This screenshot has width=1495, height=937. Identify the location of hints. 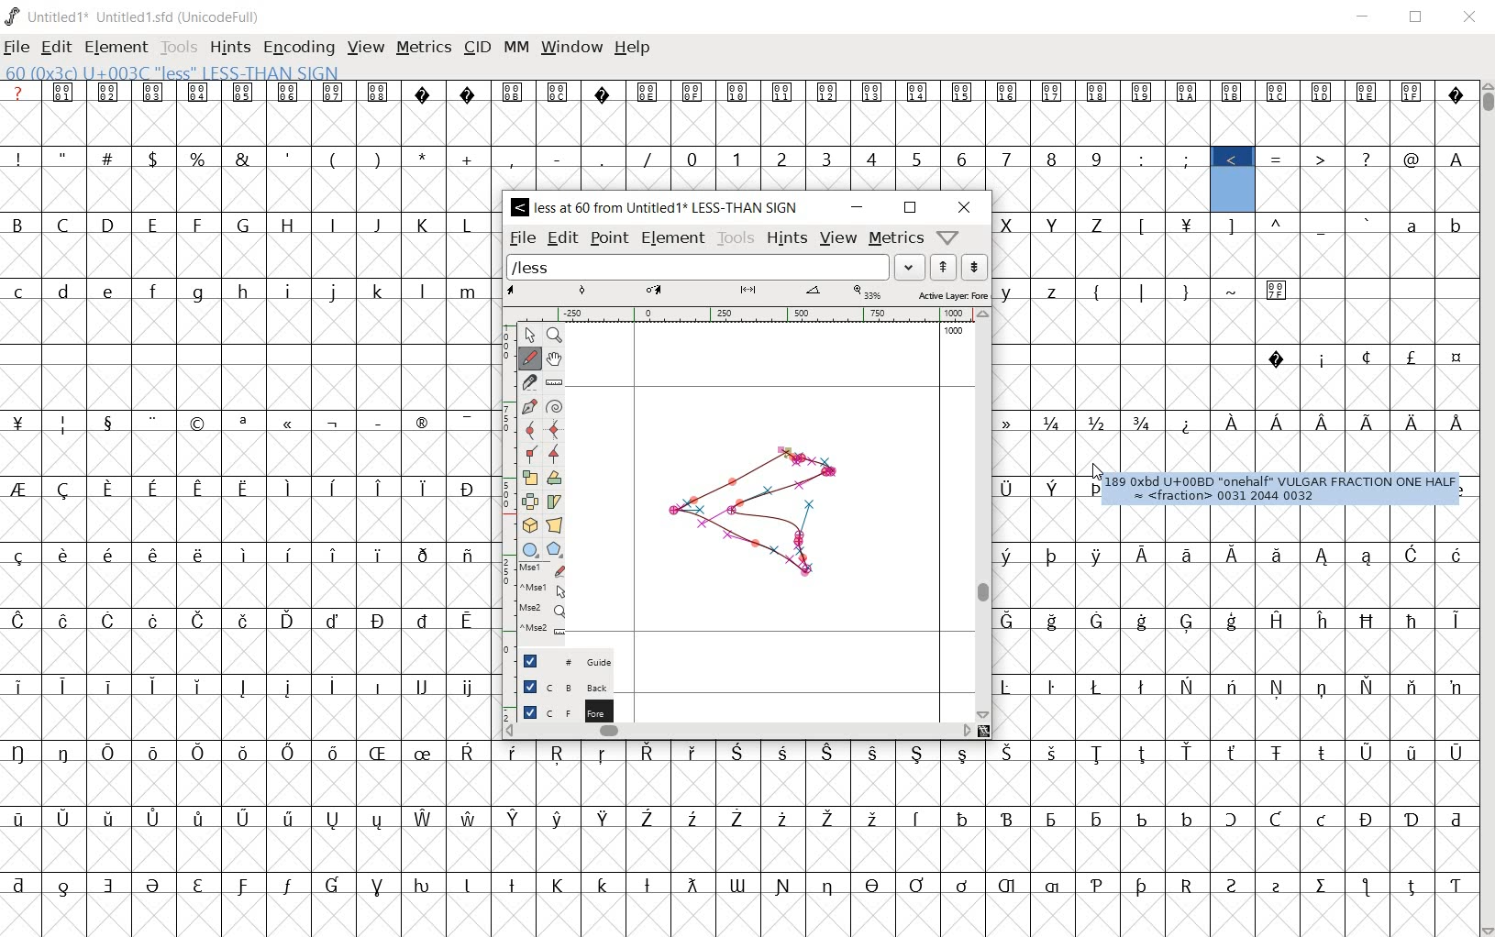
(229, 49).